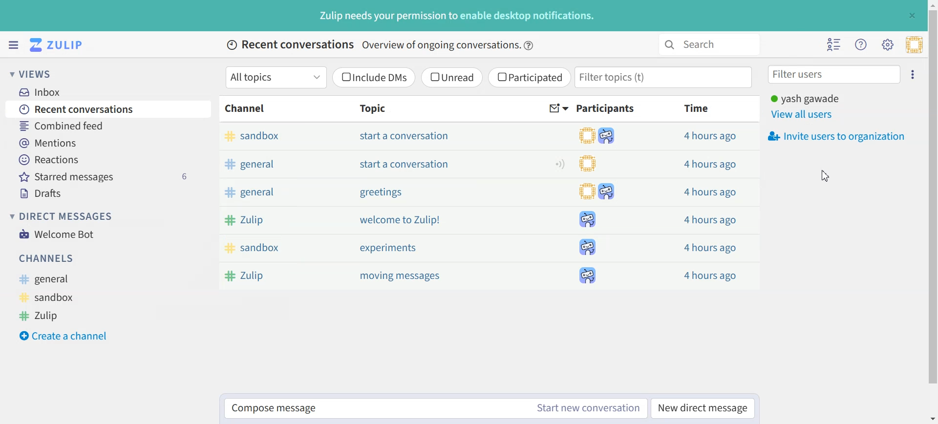 The width and height of the screenshot is (938, 424). What do you see at coordinates (887, 44) in the screenshot?
I see `Main menu` at bounding box center [887, 44].